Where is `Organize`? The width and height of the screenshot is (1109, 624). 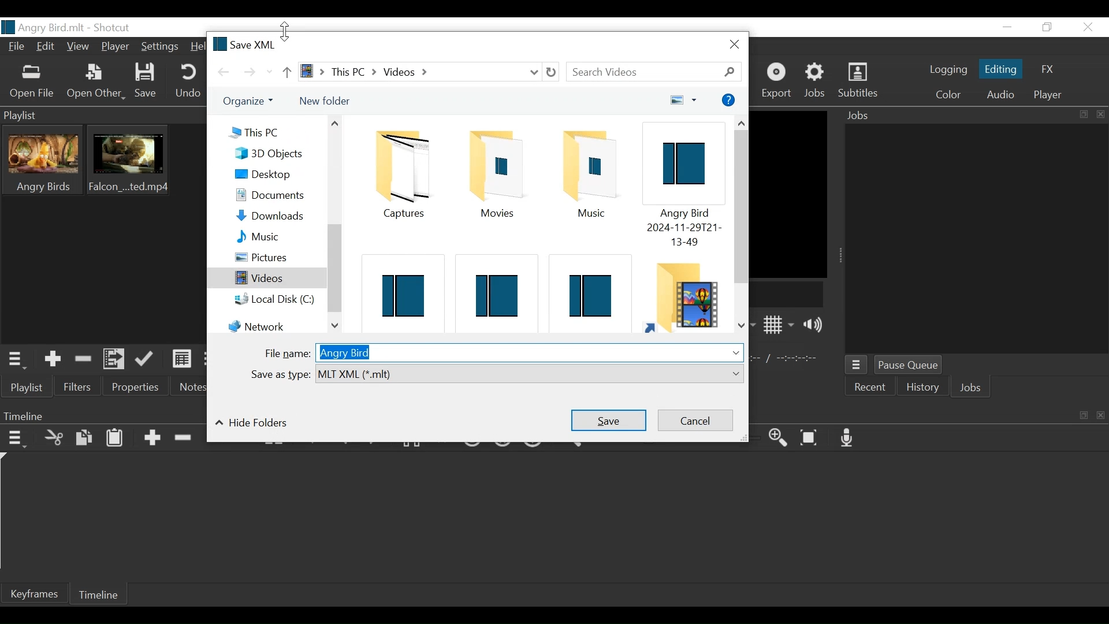
Organize is located at coordinates (251, 101).